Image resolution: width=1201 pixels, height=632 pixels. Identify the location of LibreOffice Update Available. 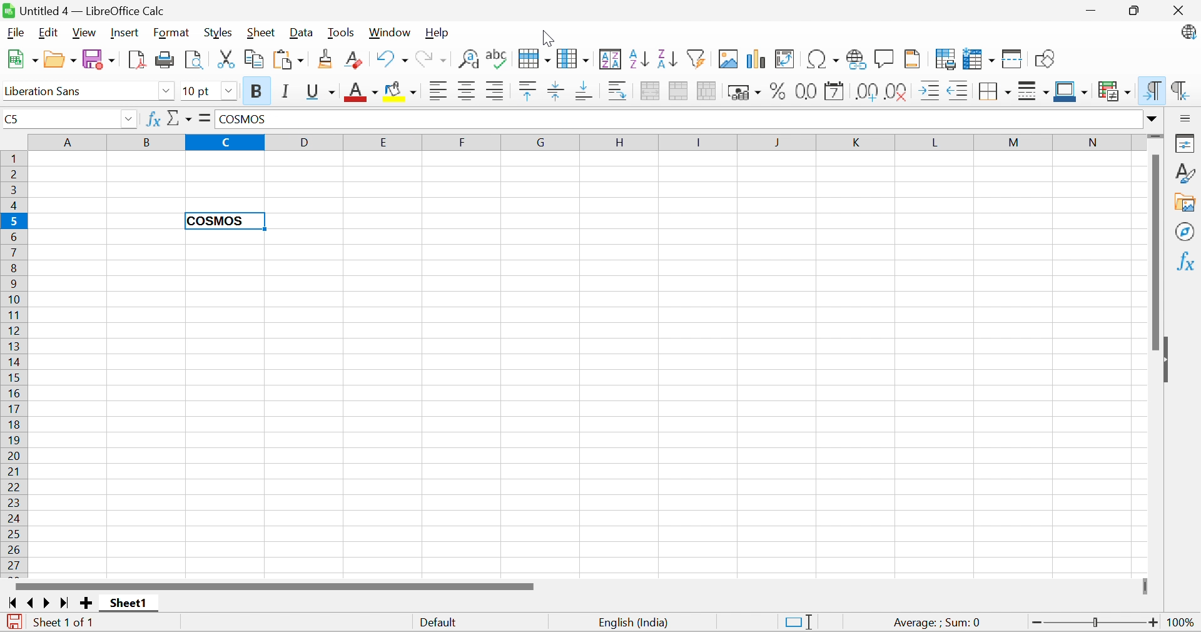
(1187, 34).